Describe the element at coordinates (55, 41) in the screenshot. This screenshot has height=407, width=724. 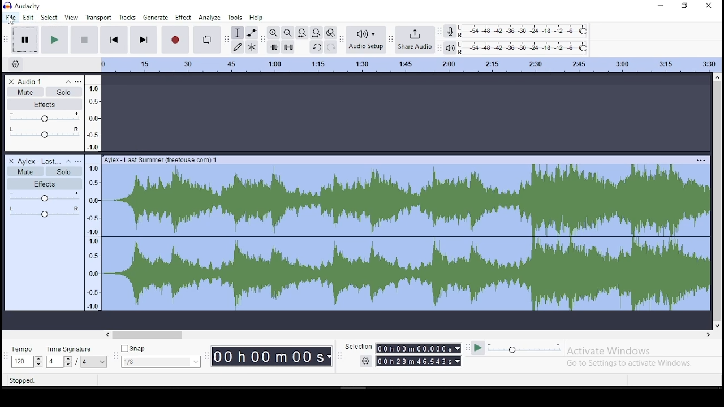
I see `play` at that location.